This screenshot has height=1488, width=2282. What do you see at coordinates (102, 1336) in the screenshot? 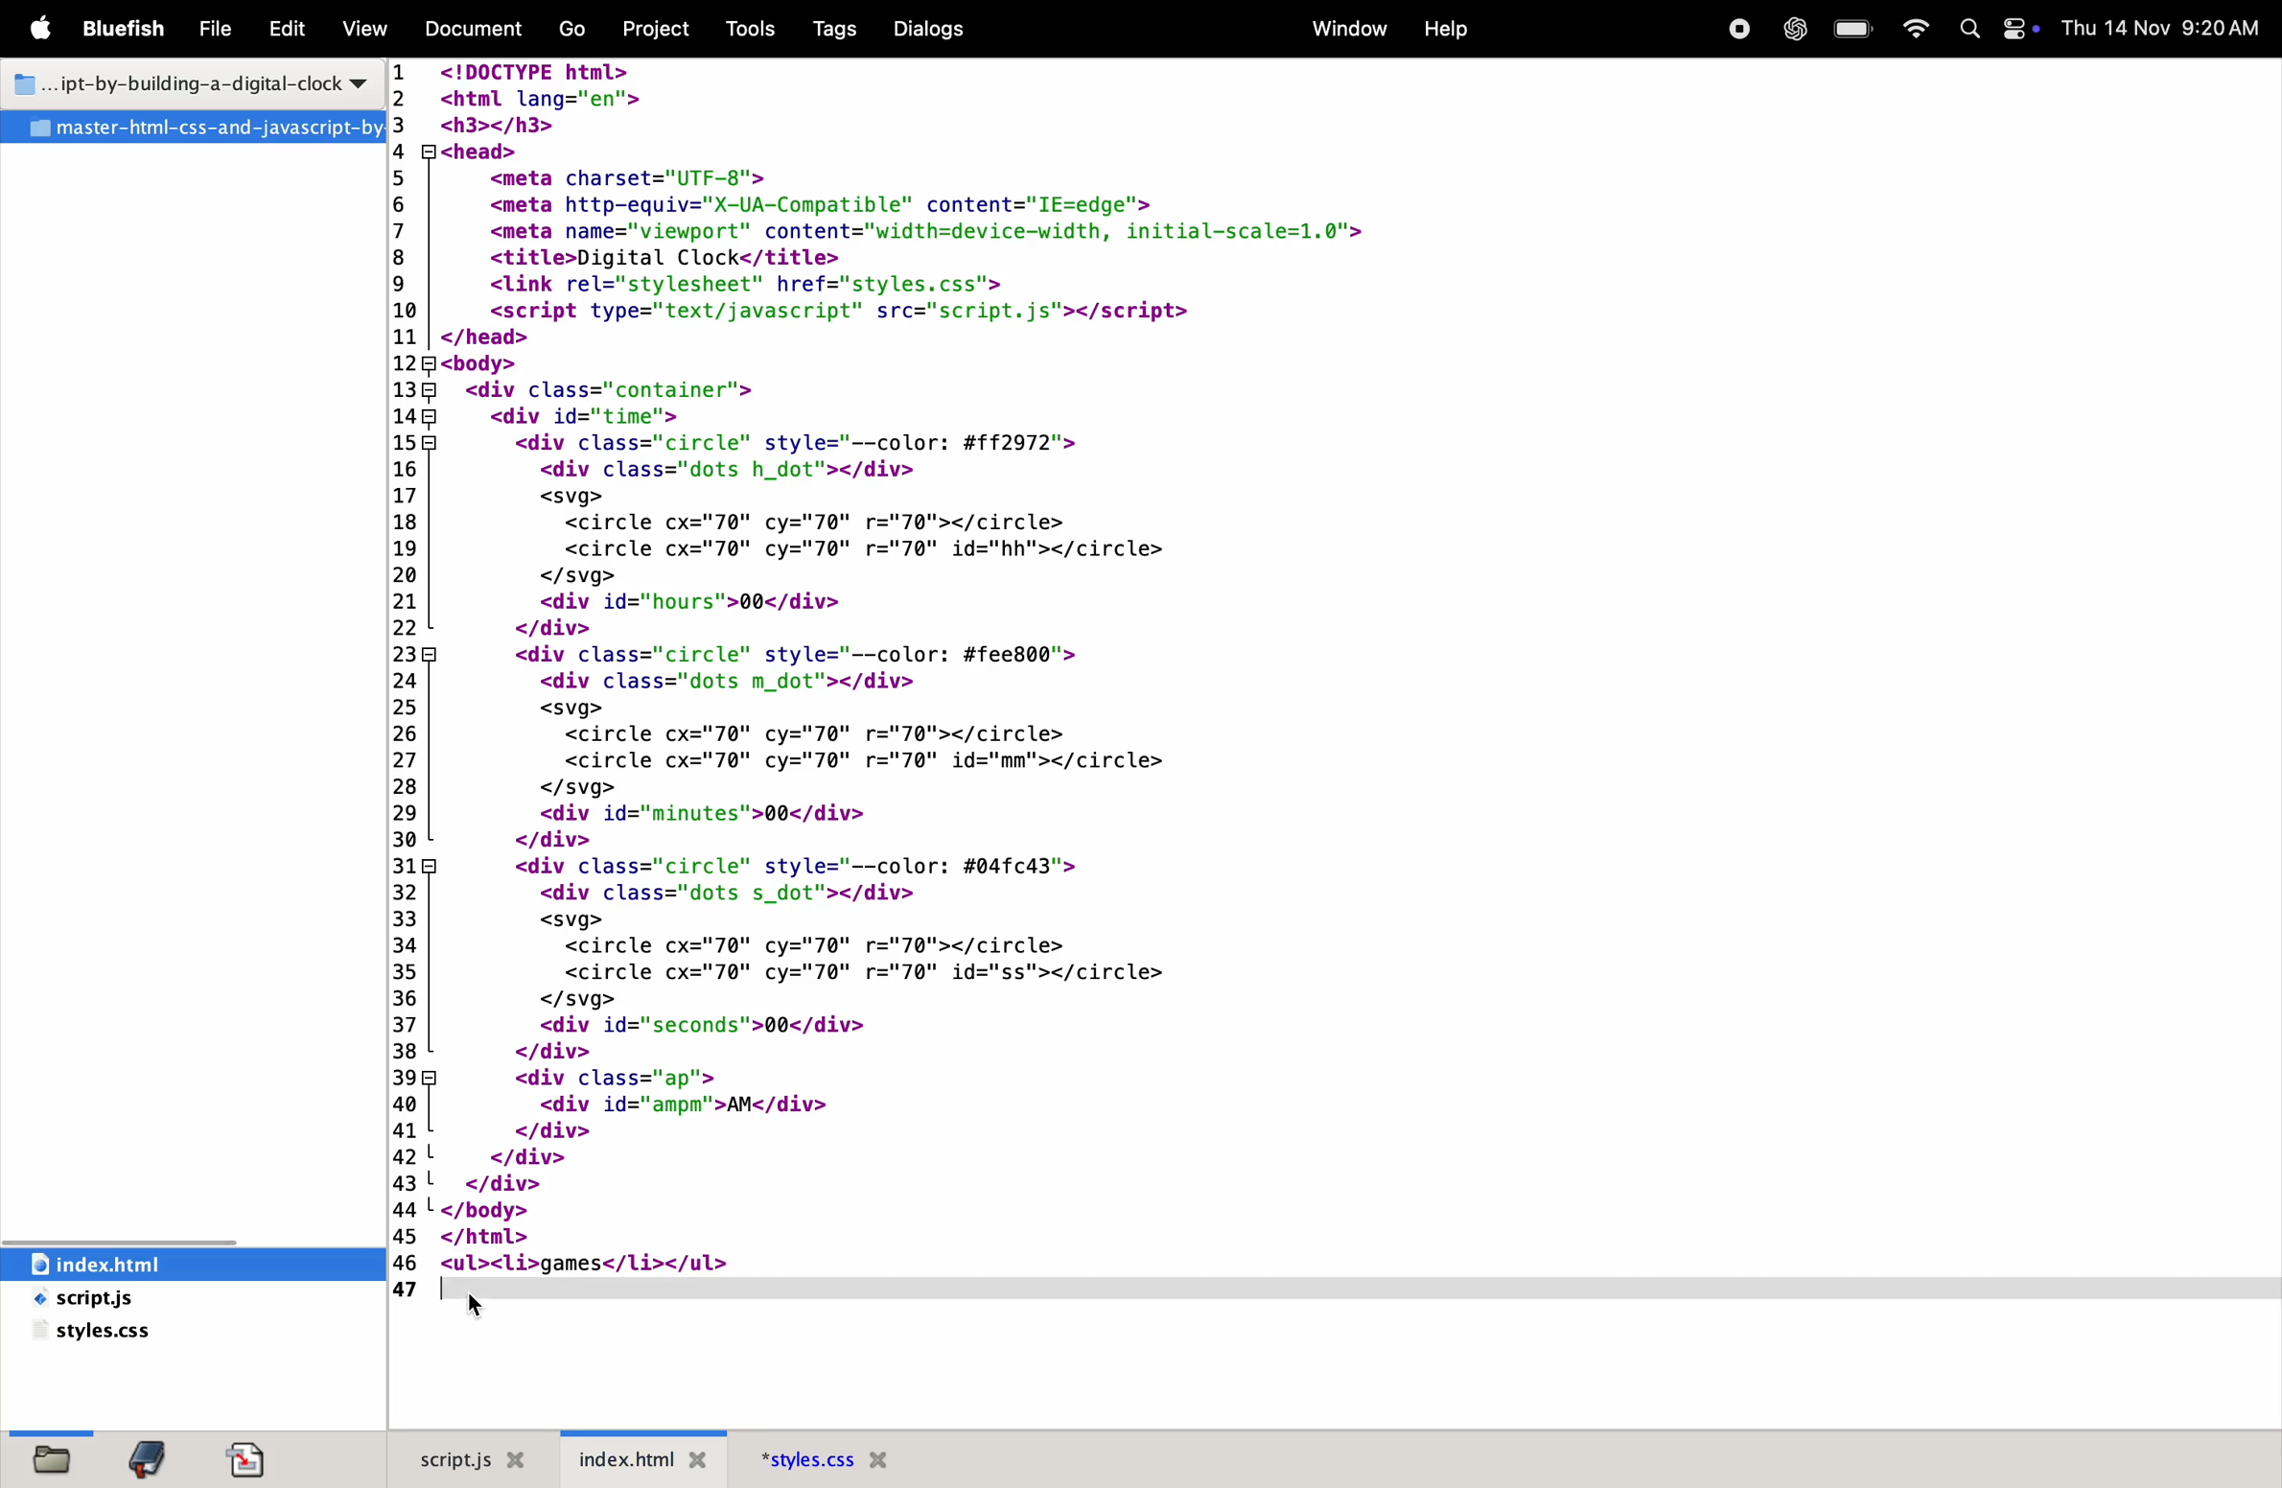
I see `style.css` at bounding box center [102, 1336].